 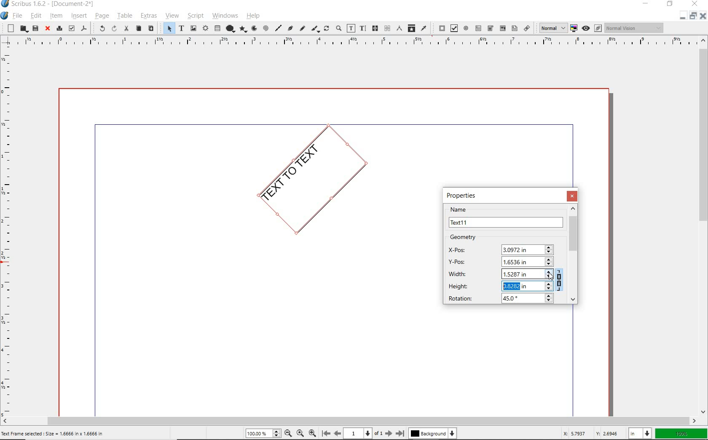 I want to click on current page, so click(x=365, y=433).